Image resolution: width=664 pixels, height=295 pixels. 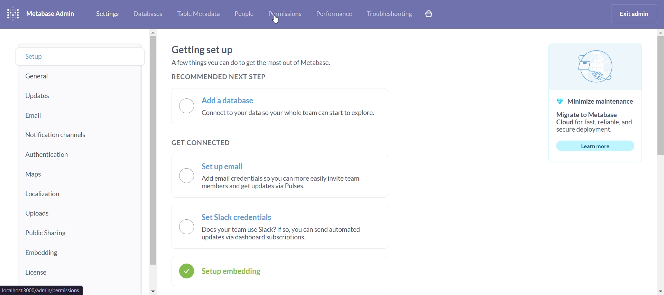 I want to click on uploads, so click(x=78, y=212).